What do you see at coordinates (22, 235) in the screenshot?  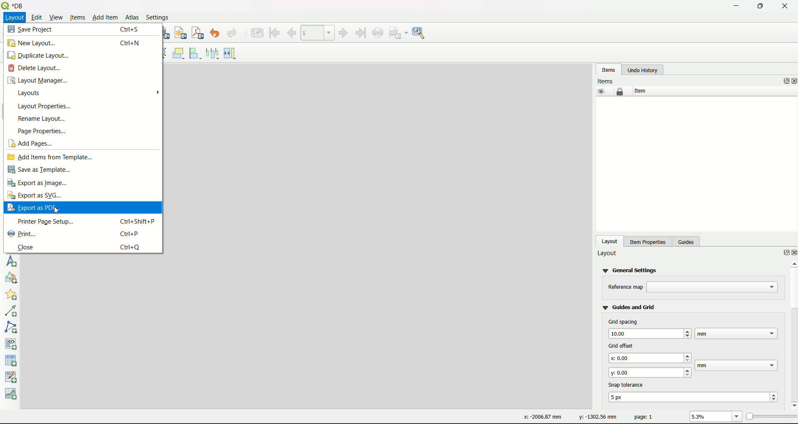 I see `print` at bounding box center [22, 235].